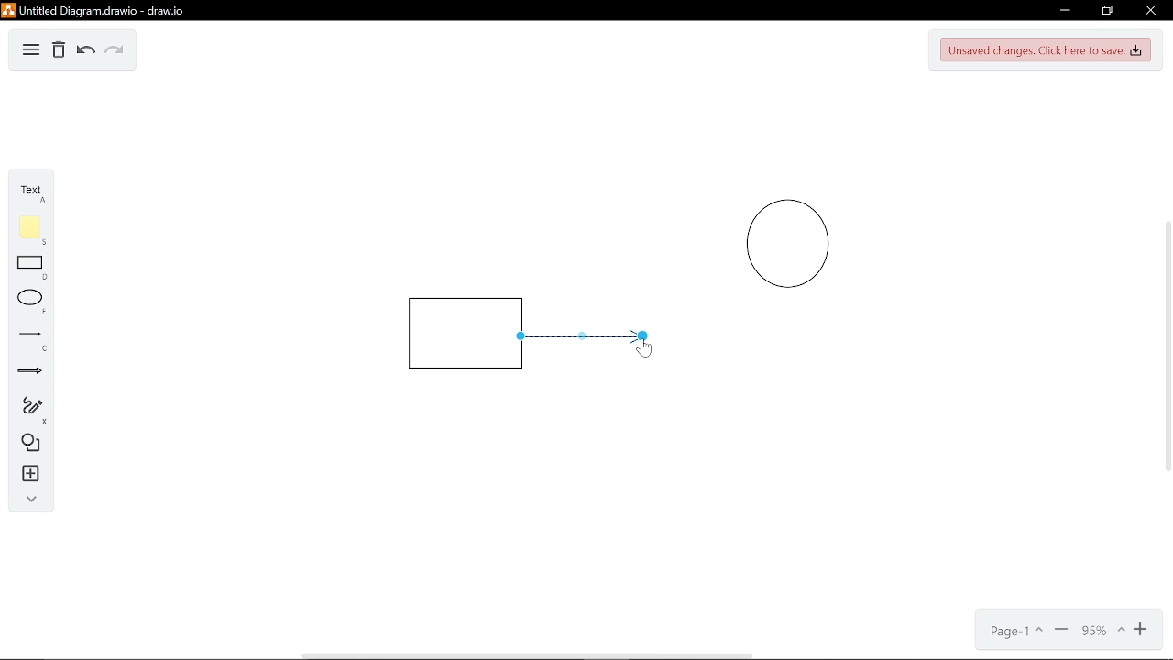  What do you see at coordinates (1062, 632) in the screenshot?
I see `Minimize` at bounding box center [1062, 632].